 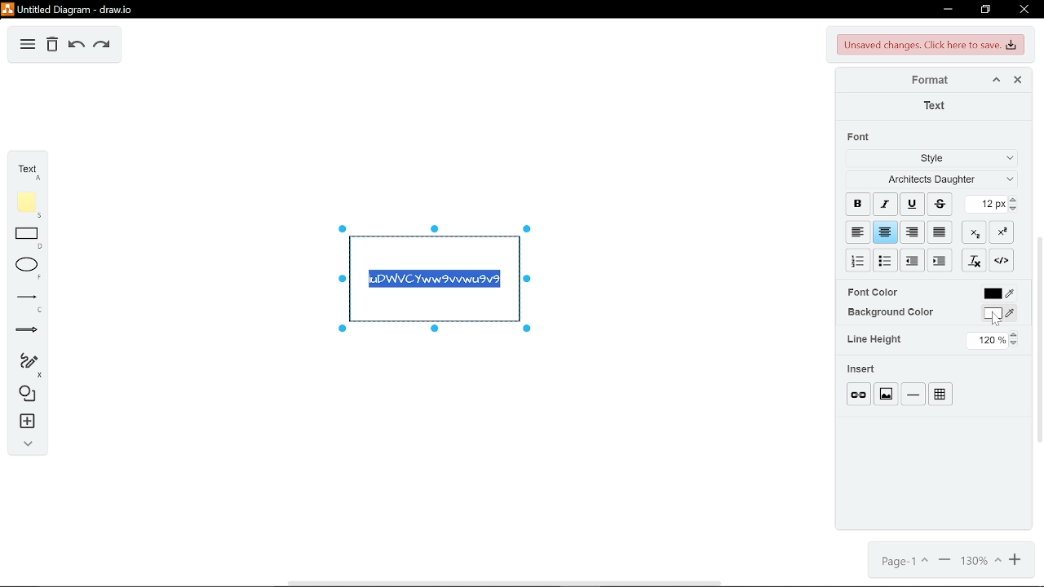 I want to click on current text size, so click(x=987, y=204).